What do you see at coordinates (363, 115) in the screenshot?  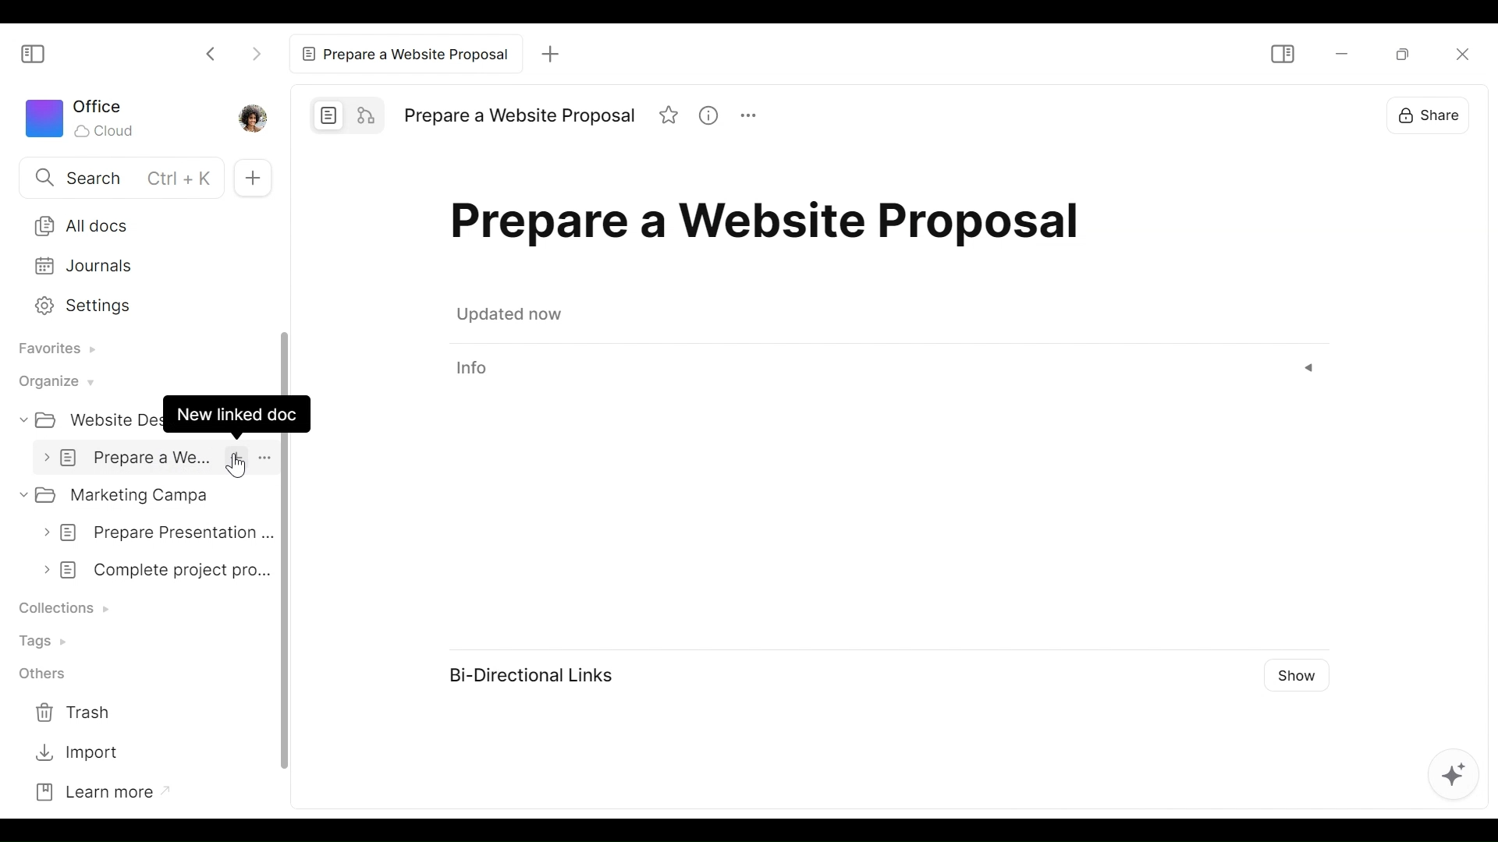 I see `Edgeless mode` at bounding box center [363, 115].